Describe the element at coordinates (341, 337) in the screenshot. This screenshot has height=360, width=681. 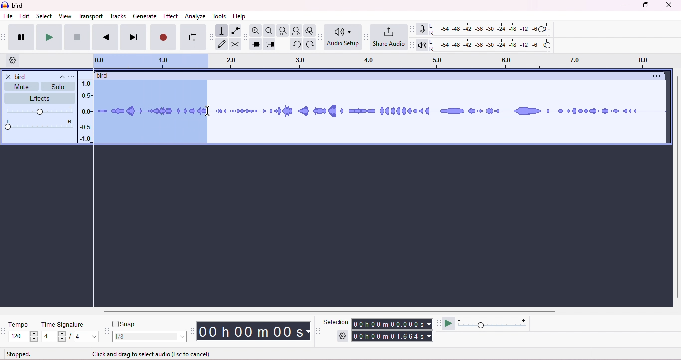
I see `selection options` at that location.